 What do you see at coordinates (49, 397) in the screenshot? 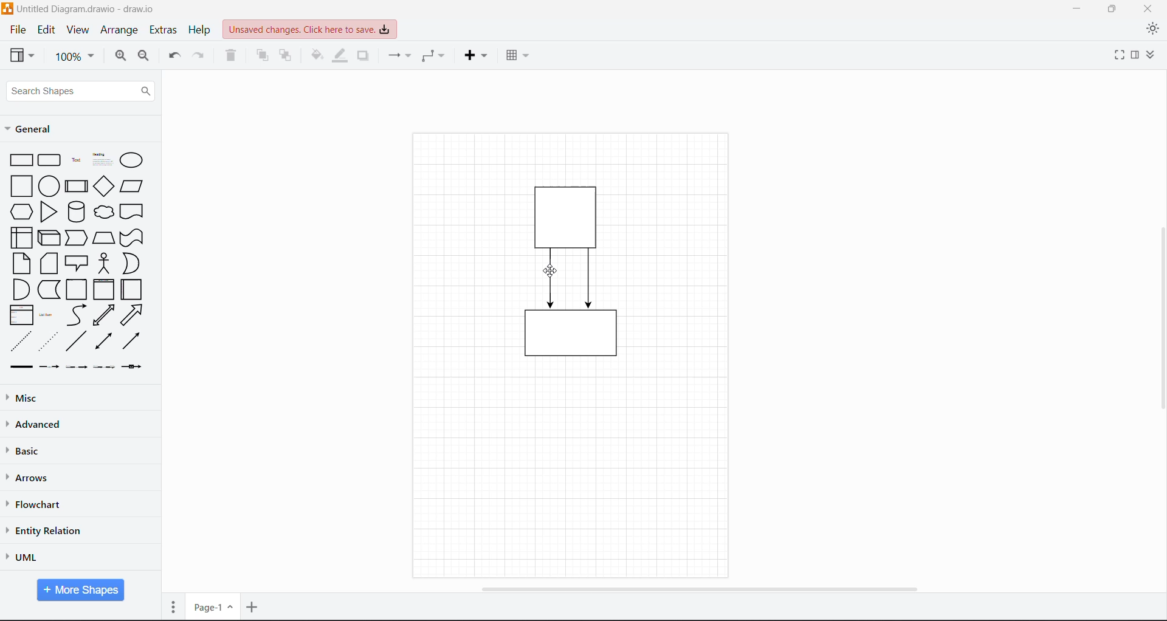
I see `Misc` at bounding box center [49, 397].